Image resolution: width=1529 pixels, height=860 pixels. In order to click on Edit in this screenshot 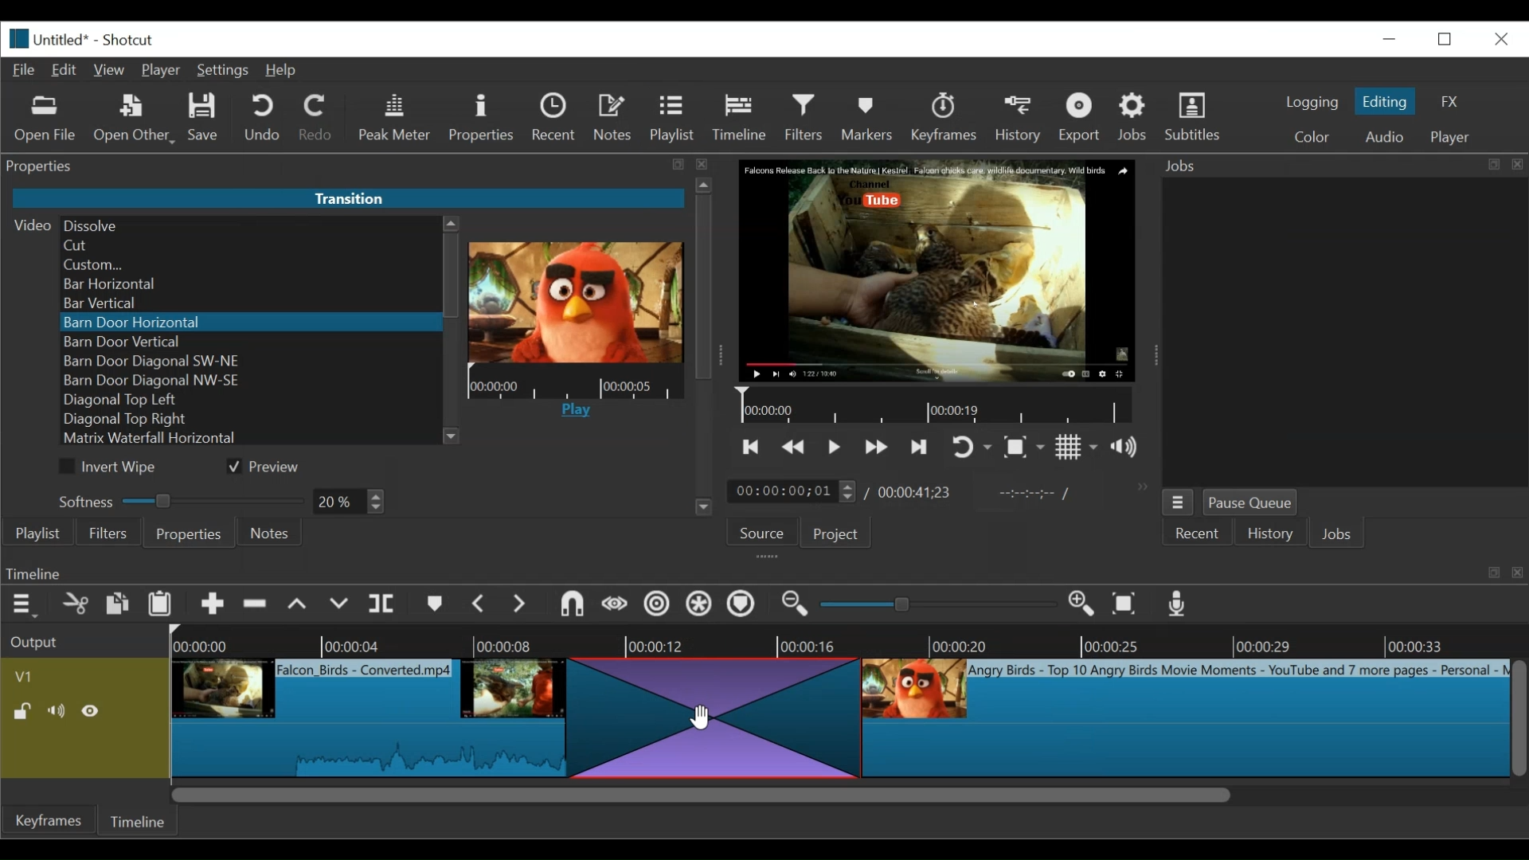, I will do `click(65, 70)`.